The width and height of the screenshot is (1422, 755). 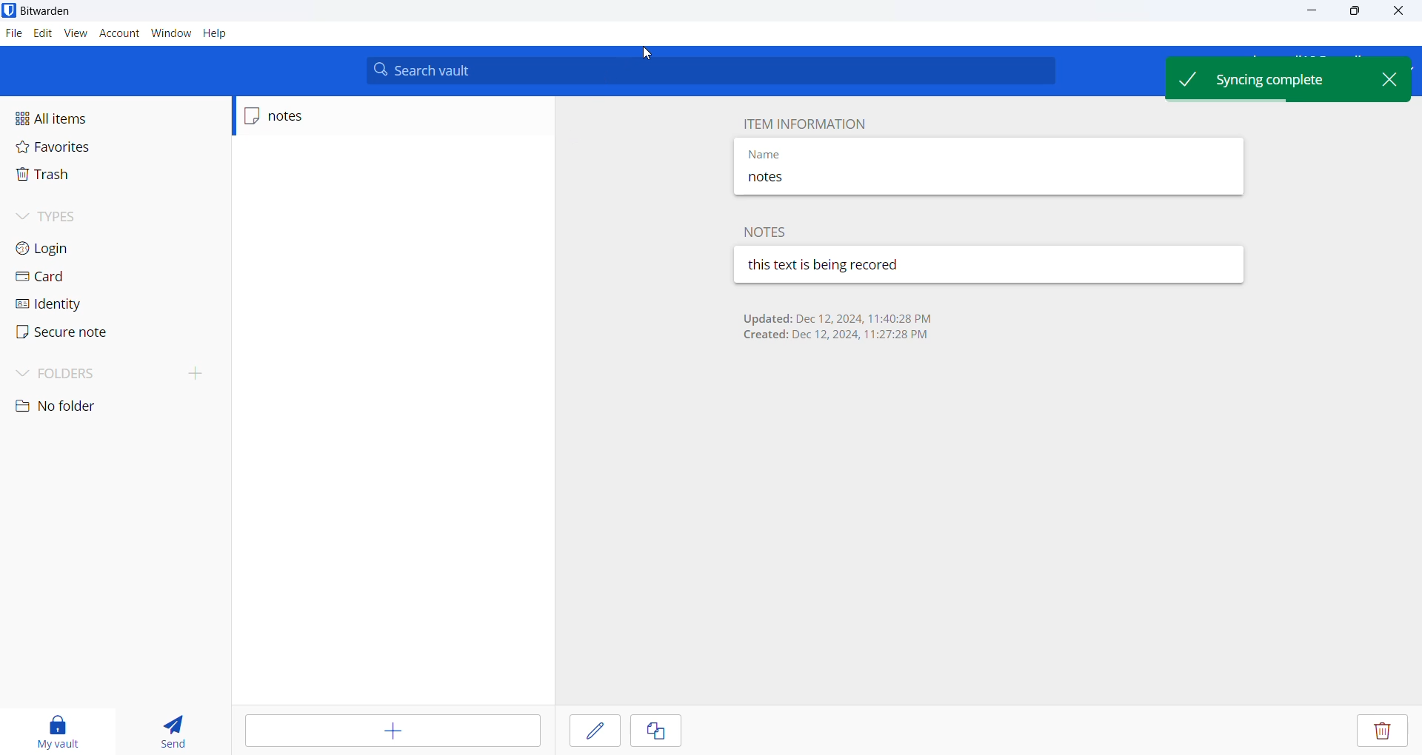 I want to click on close popup, so click(x=1389, y=77).